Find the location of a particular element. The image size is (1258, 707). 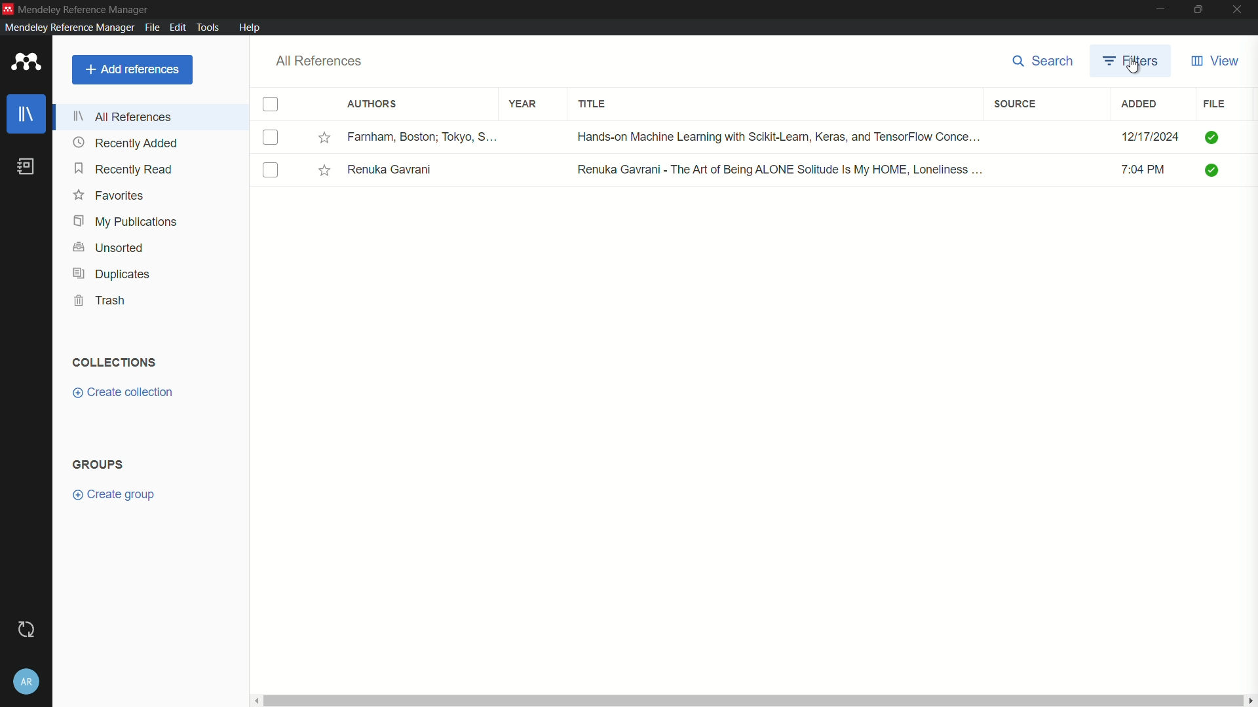

Checked symbol is located at coordinates (1212, 137).